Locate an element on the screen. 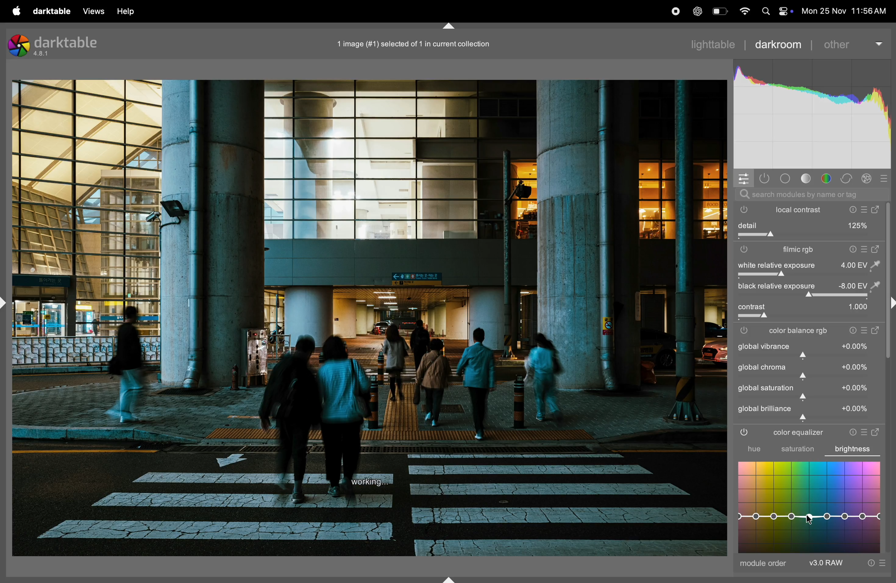 This screenshot has height=583, width=896. open window is located at coordinates (877, 249).